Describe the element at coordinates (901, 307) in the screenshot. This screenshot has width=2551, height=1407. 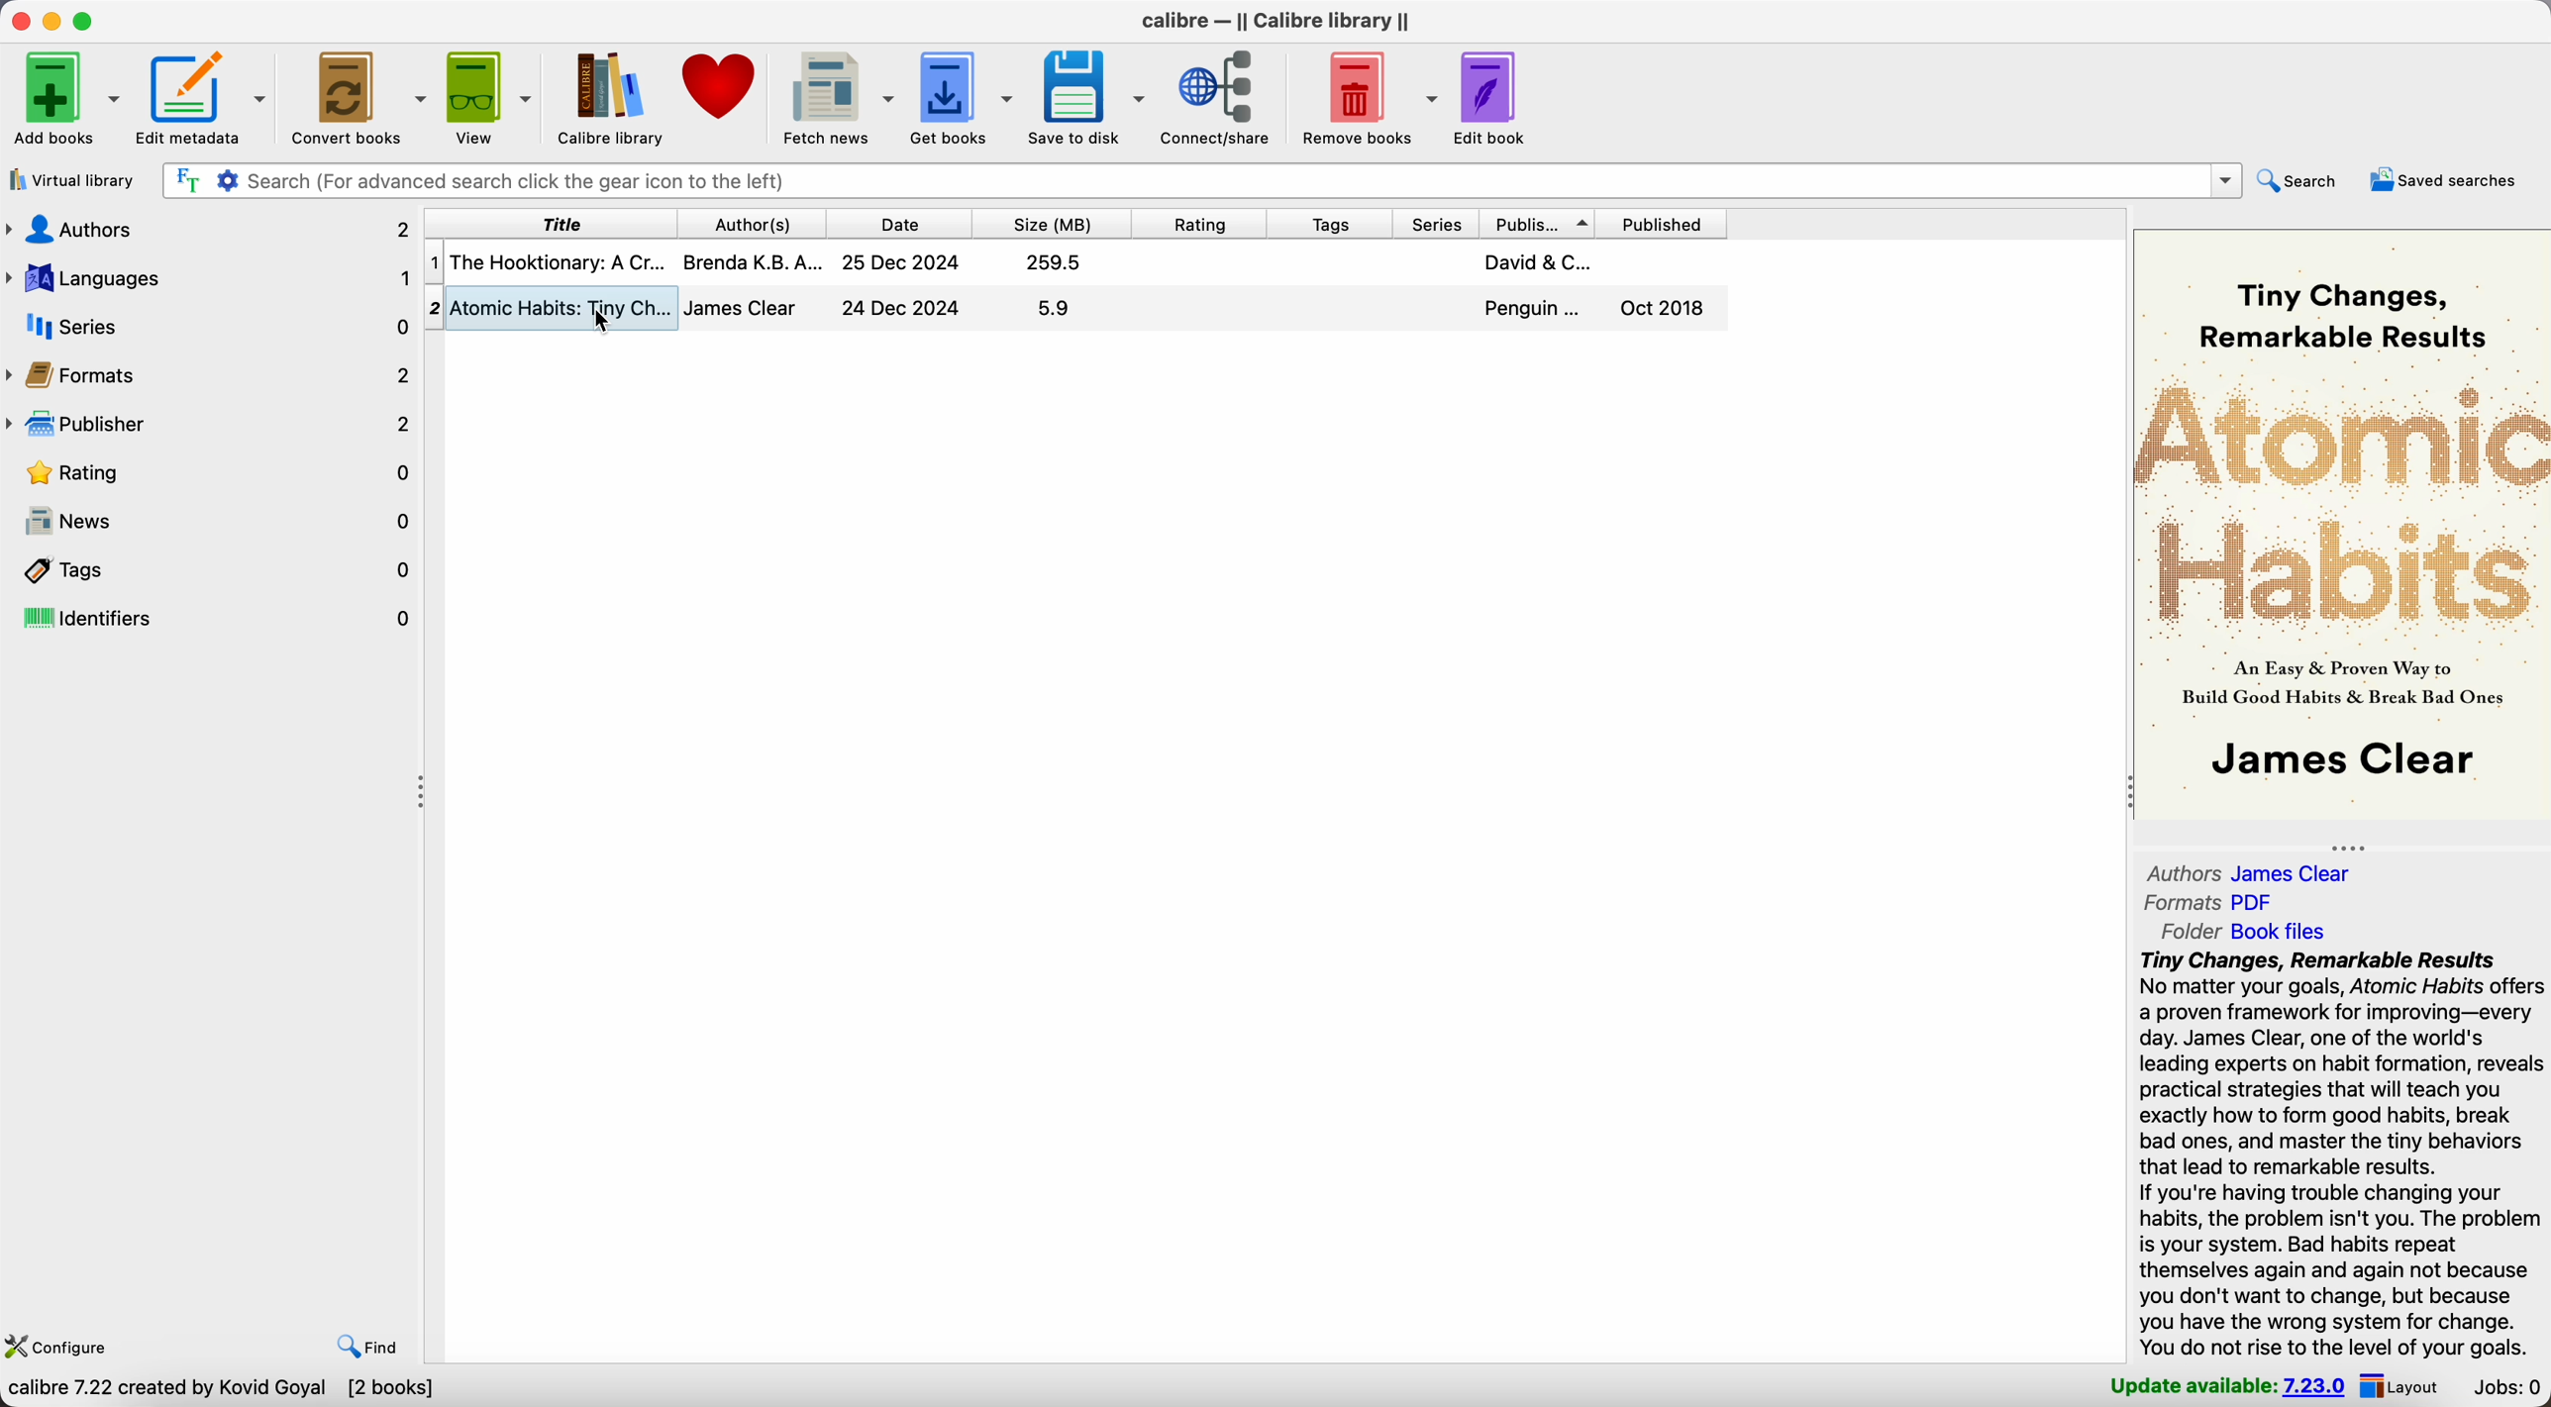
I see `24 Dec 2024` at that location.